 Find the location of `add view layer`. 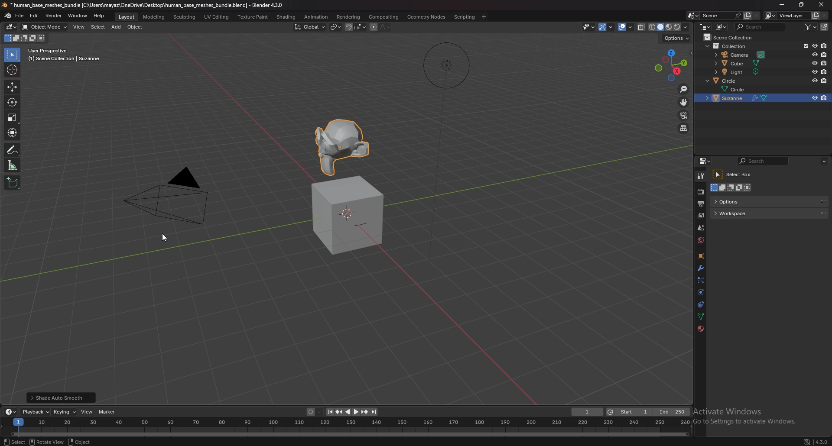

add view layer is located at coordinates (815, 15).